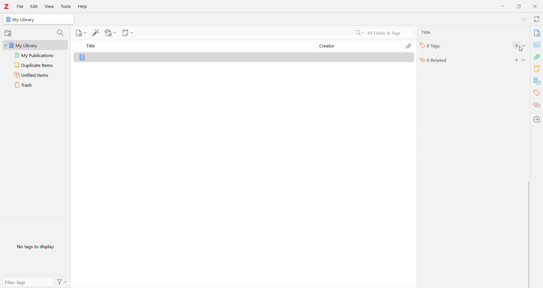  What do you see at coordinates (524, 61) in the screenshot?
I see `Expand section` at bounding box center [524, 61].